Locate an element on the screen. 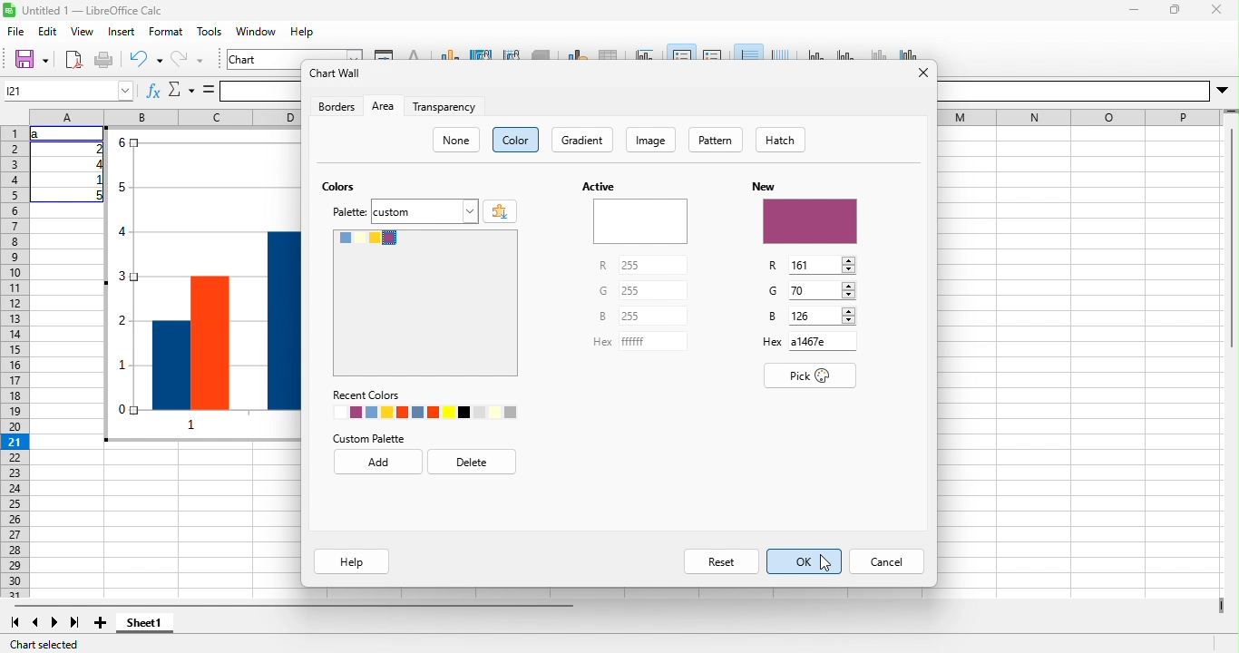  window is located at coordinates (257, 31).